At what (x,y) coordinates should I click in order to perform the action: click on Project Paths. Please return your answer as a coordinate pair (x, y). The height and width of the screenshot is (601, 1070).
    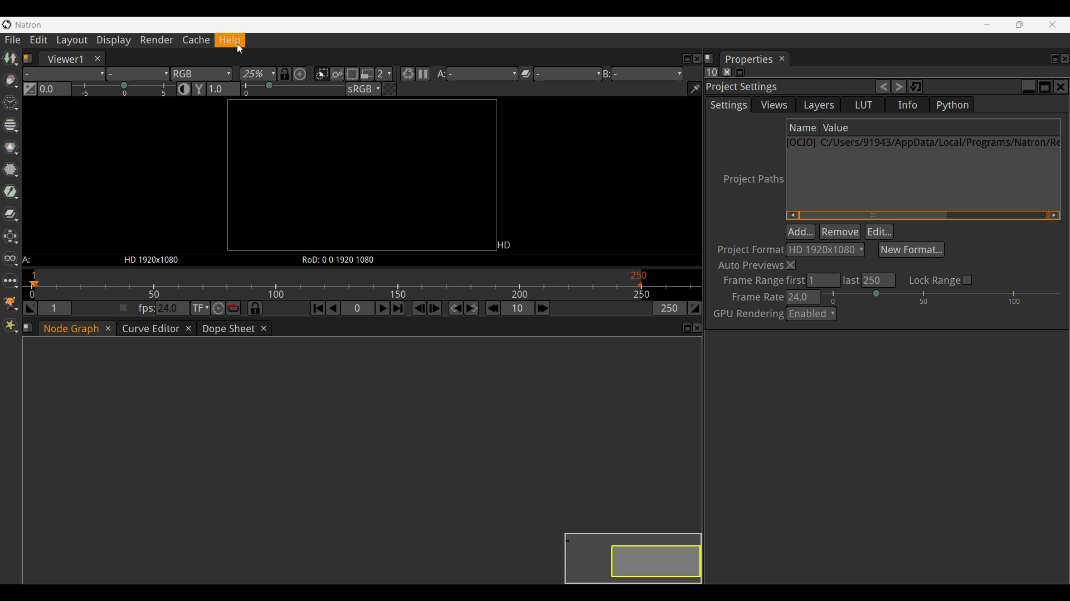
    Looking at the image, I should click on (753, 180).